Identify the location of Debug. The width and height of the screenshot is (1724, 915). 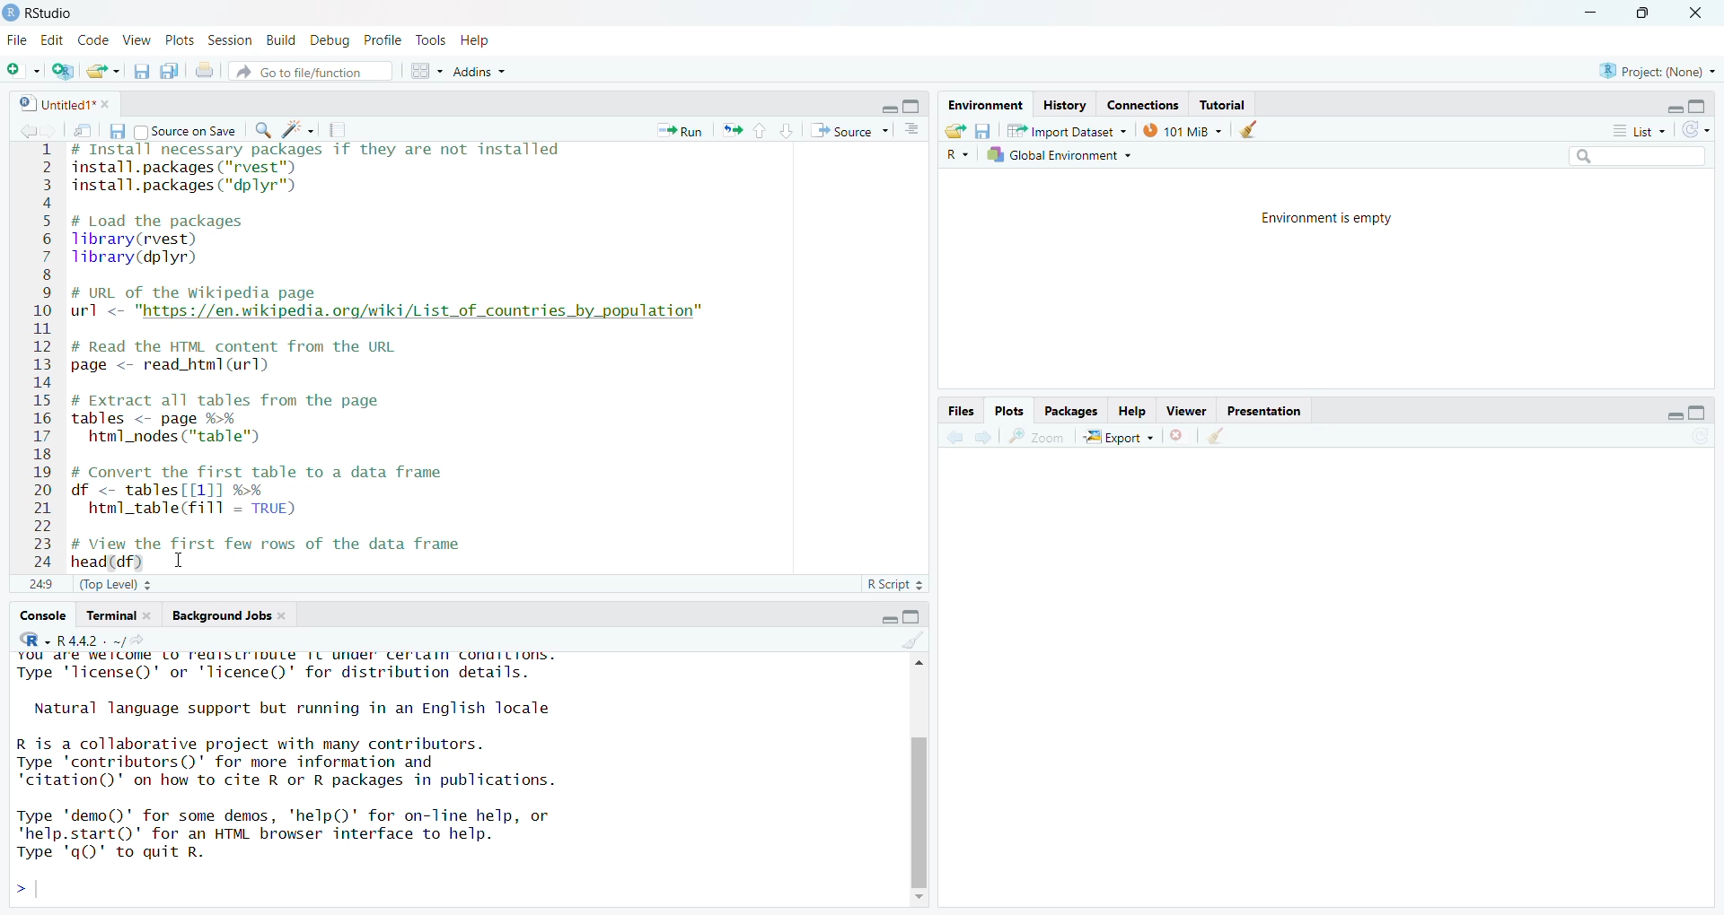
(331, 41).